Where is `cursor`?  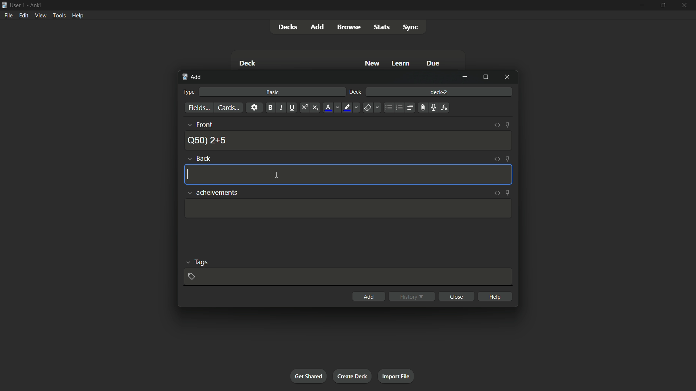 cursor is located at coordinates (277, 176).